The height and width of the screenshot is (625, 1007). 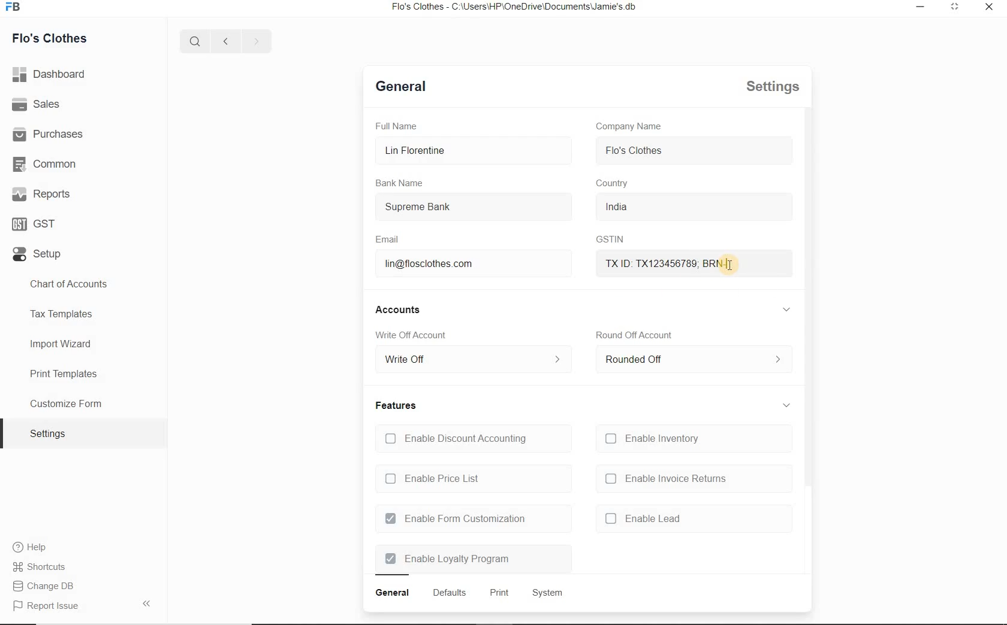 What do you see at coordinates (400, 126) in the screenshot?
I see `Full Name` at bounding box center [400, 126].